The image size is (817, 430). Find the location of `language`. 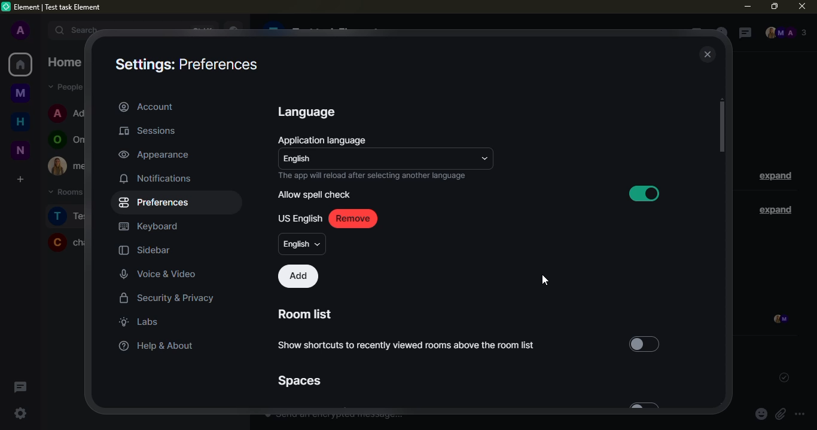

language is located at coordinates (307, 113).